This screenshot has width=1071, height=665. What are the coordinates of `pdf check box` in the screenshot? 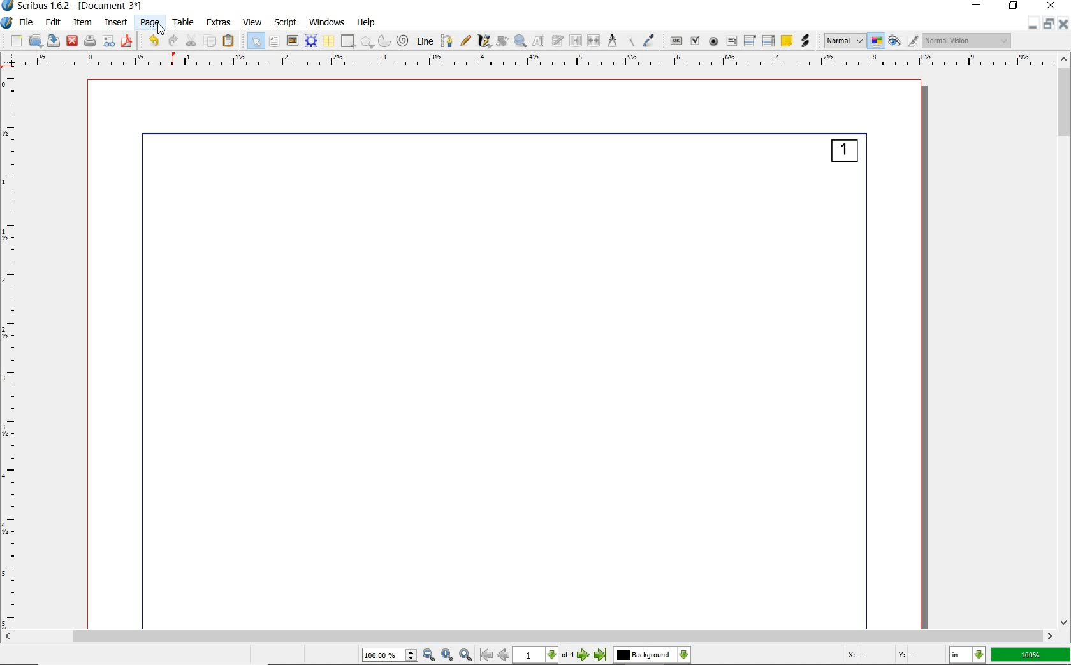 It's located at (696, 41).